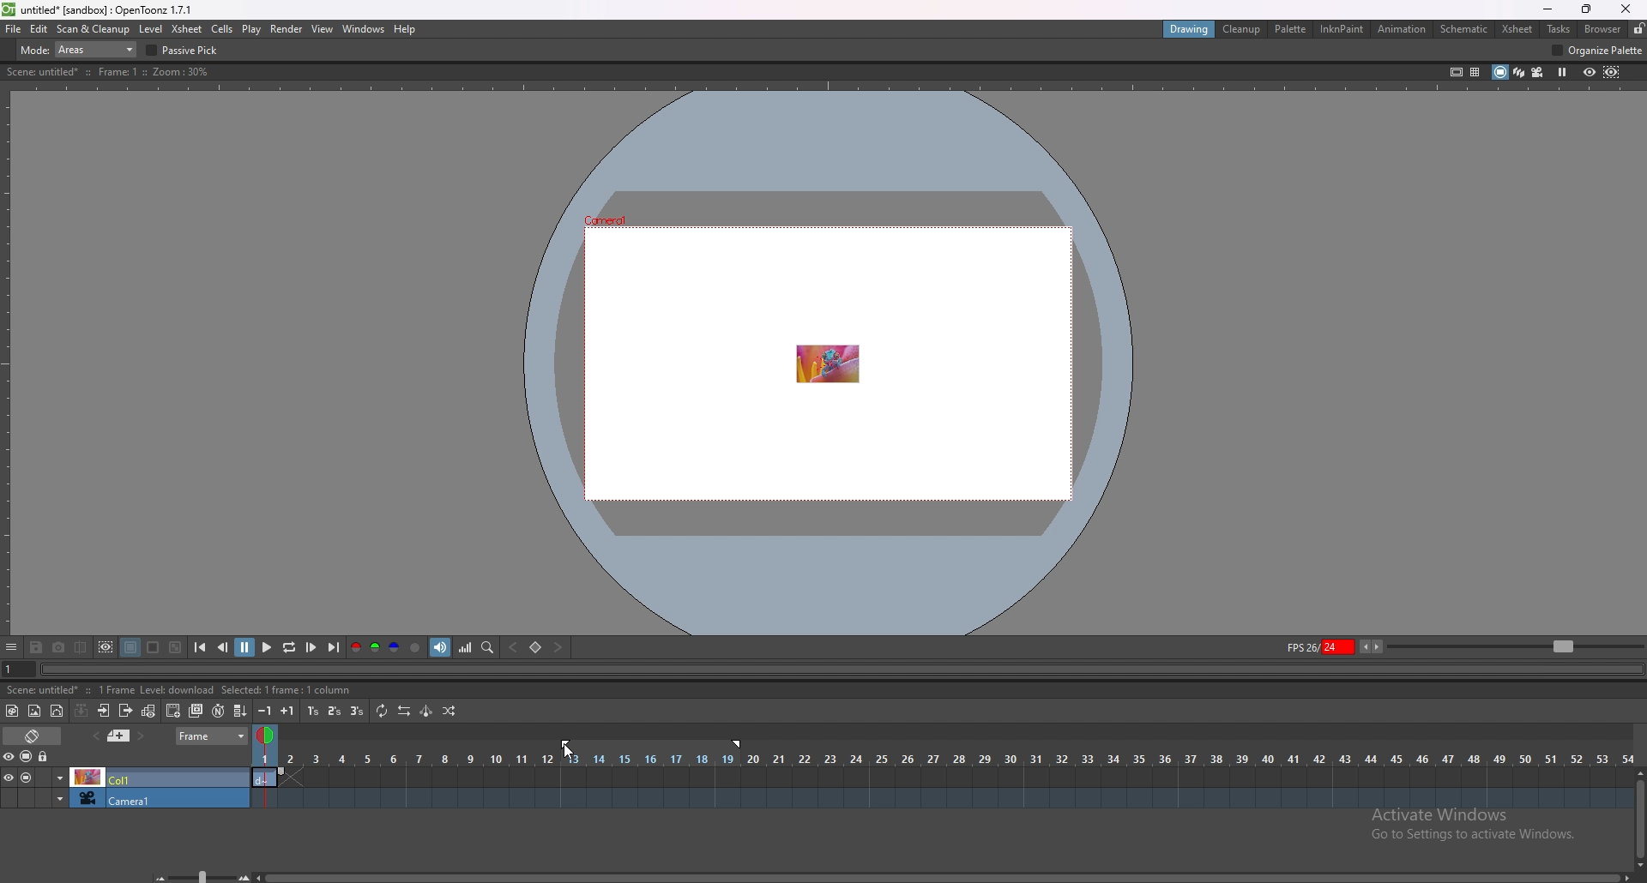 The height and width of the screenshot is (883, 1647). Describe the element at coordinates (1558, 28) in the screenshot. I see `tasks` at that location.